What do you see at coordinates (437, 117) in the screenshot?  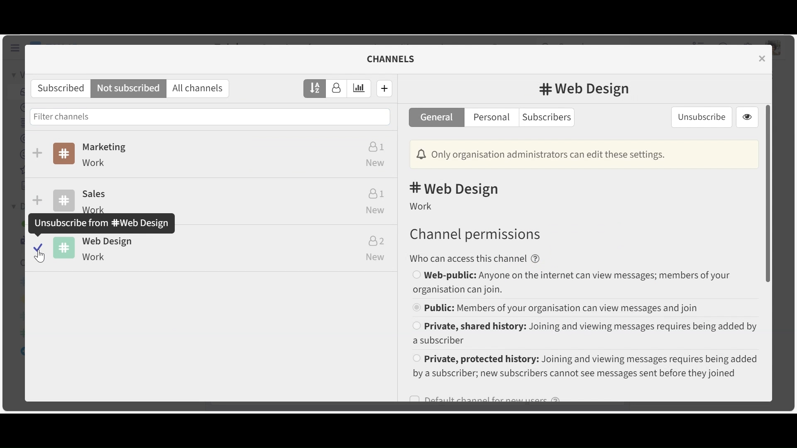 I see `General` at bounding box center [437, 117].